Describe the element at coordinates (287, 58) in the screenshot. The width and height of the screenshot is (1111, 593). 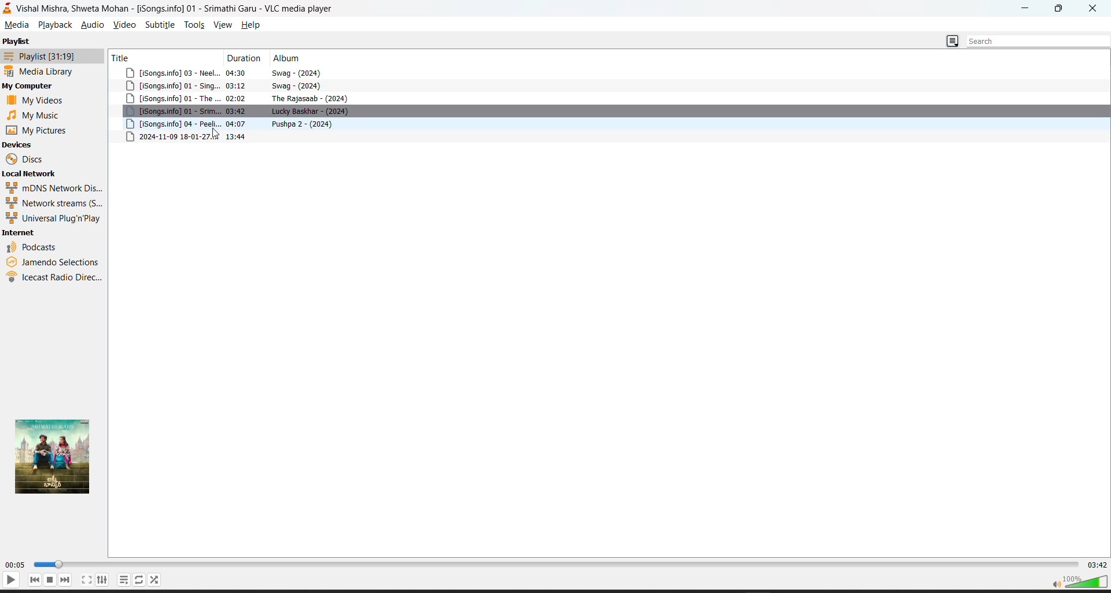
I see `album` at that location.